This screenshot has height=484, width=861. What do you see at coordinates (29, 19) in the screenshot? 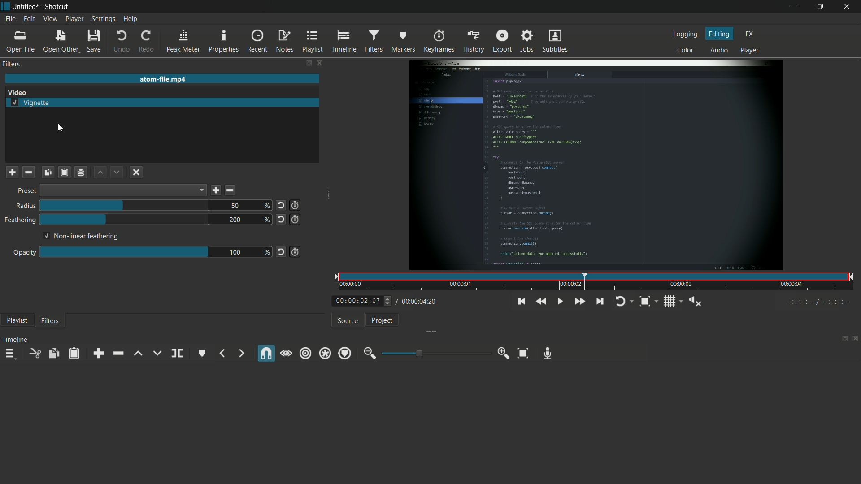
I see `edit menu` at bounding box center [29, 19].